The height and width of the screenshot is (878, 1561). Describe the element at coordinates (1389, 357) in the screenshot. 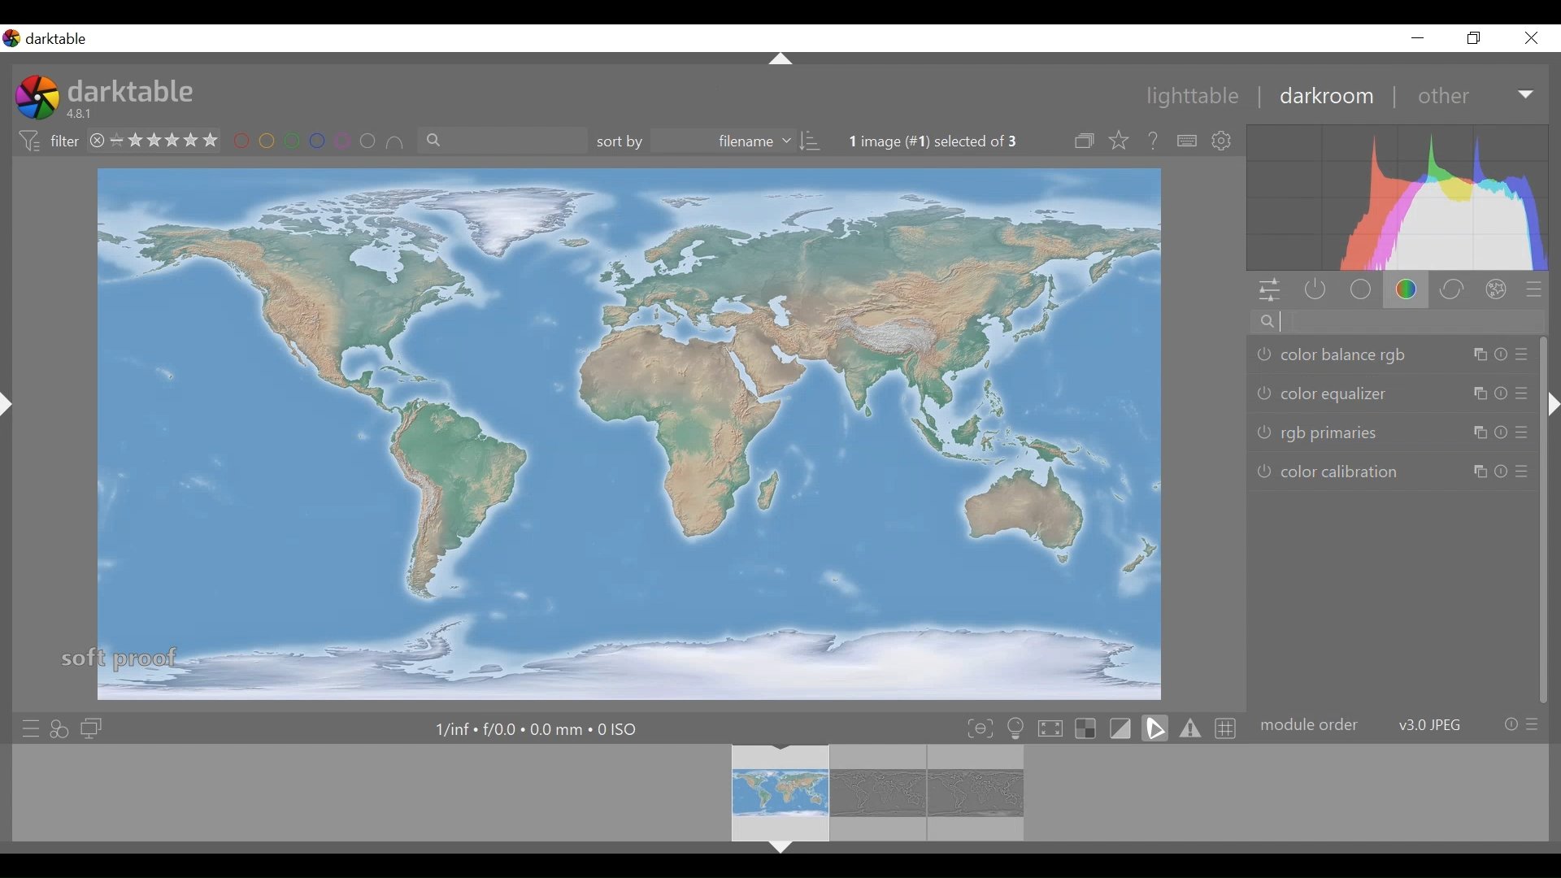

I see `color balance rgb` at that location.